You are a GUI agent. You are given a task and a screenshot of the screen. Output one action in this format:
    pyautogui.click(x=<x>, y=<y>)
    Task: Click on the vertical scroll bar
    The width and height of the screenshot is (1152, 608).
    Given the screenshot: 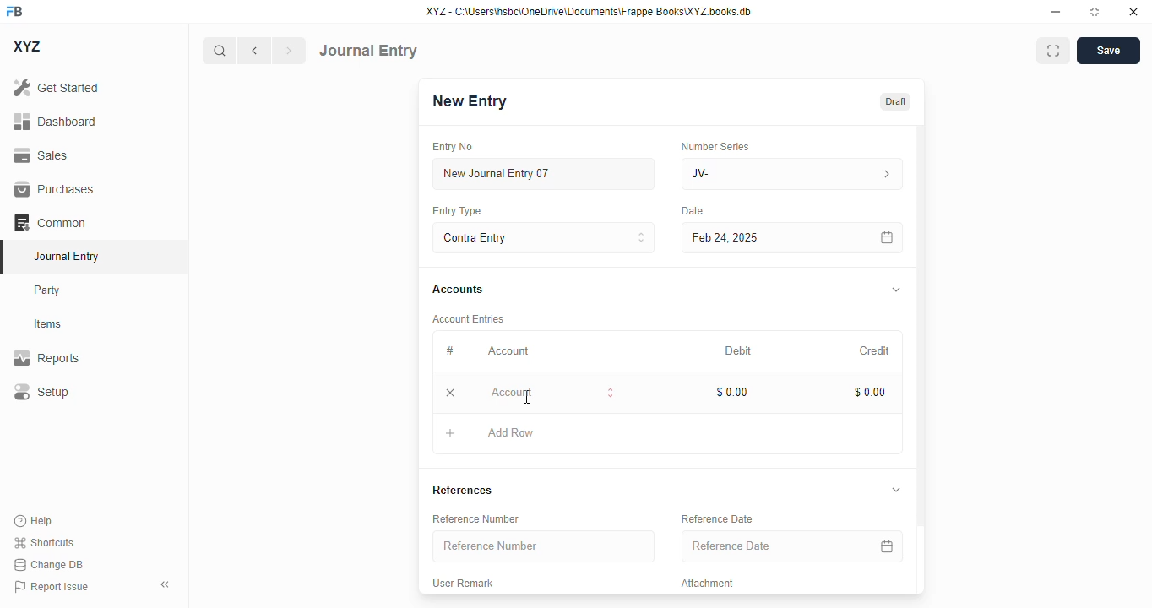 What is the action you would take?
    pyautogui.click(x=921, y=360)
    